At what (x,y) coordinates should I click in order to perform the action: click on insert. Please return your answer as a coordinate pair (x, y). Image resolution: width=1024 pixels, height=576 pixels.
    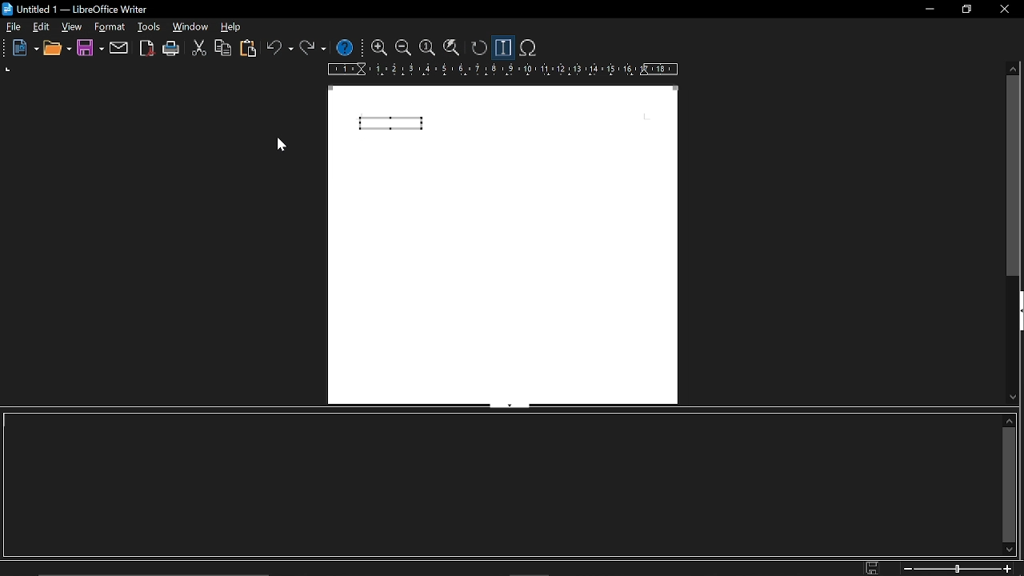
    Looking at the image, I should click on (106, 27).